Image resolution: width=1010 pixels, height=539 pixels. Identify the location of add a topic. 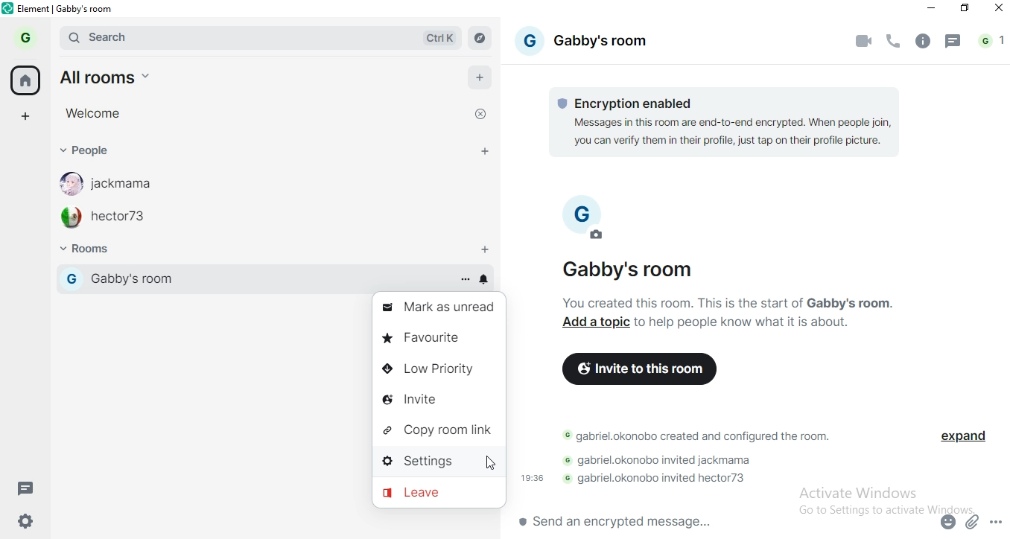
(597, 322).